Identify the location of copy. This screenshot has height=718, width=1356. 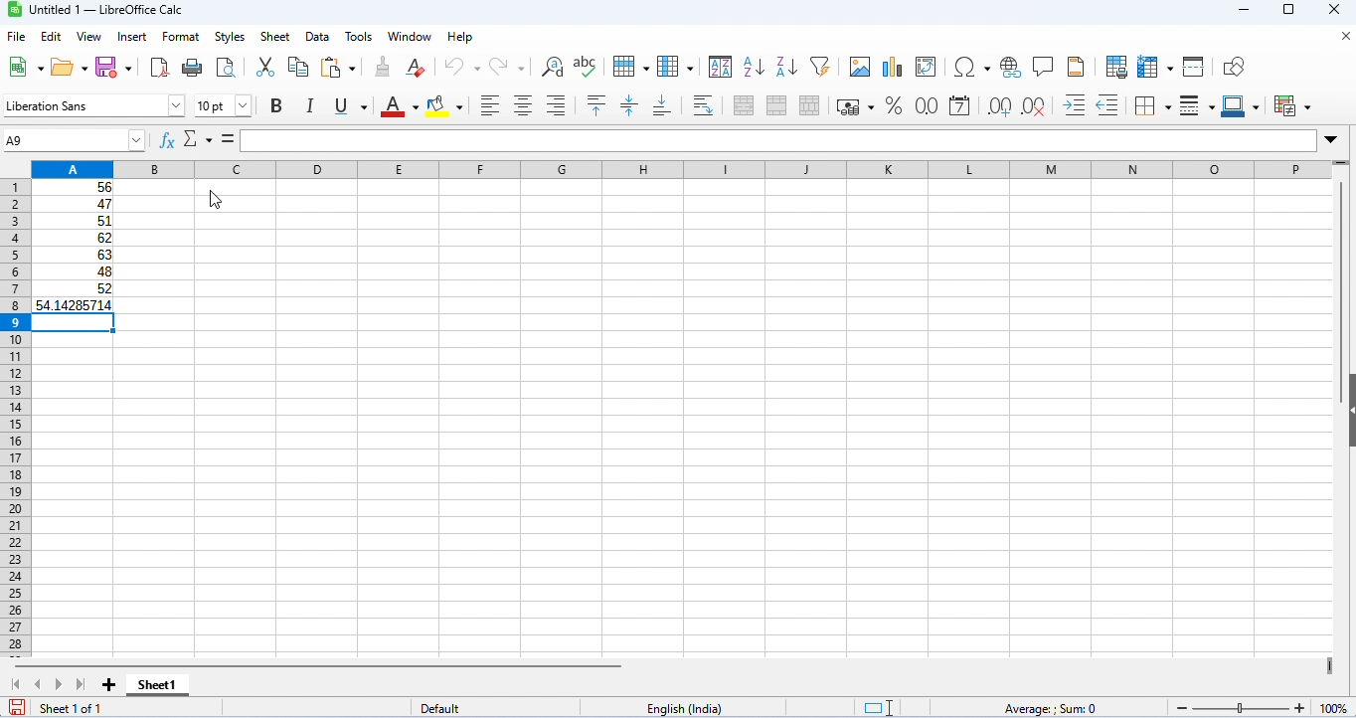
(298, 67).